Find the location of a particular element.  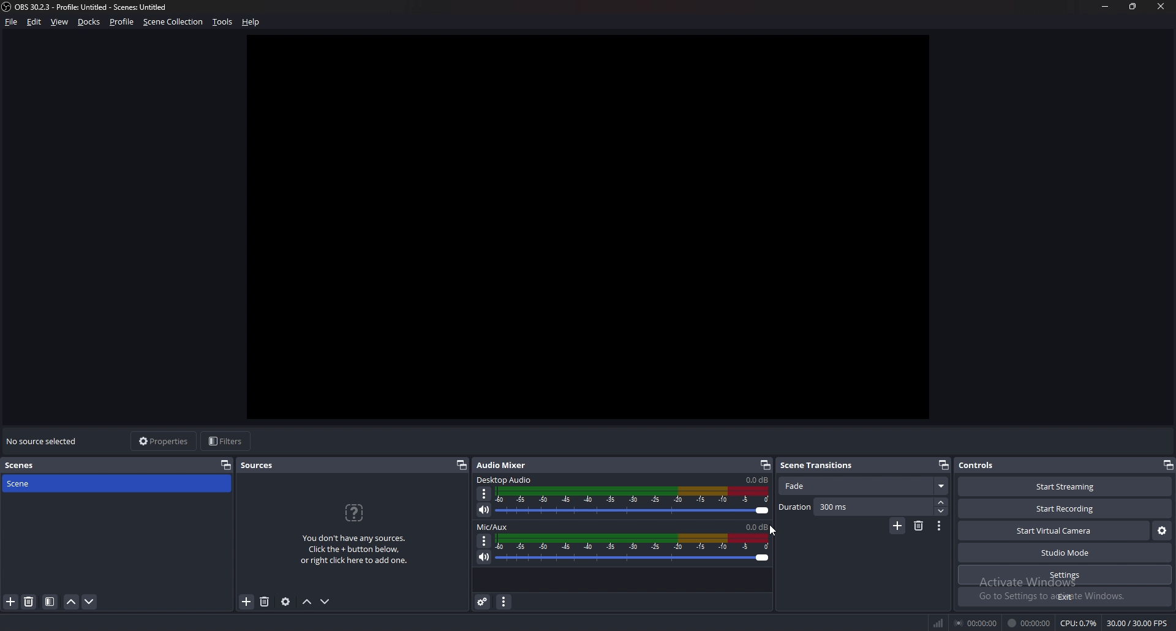

help is located at coordinates (251, 22).